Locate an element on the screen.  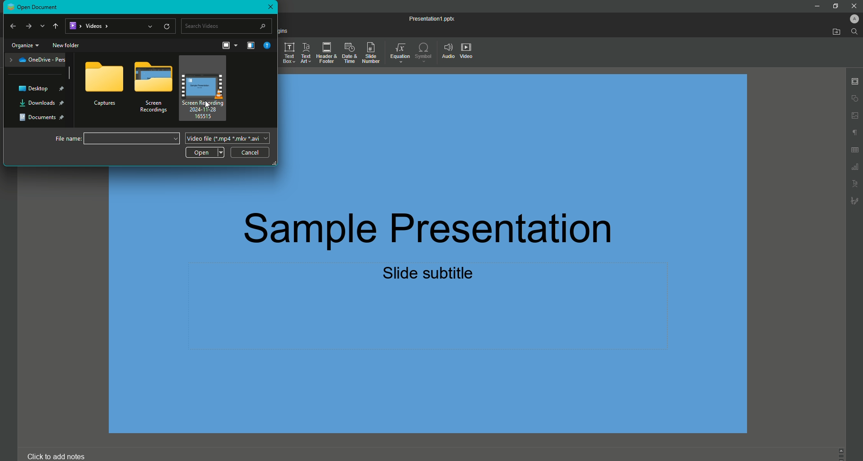
Move Up is located at coordinates (56, 26).